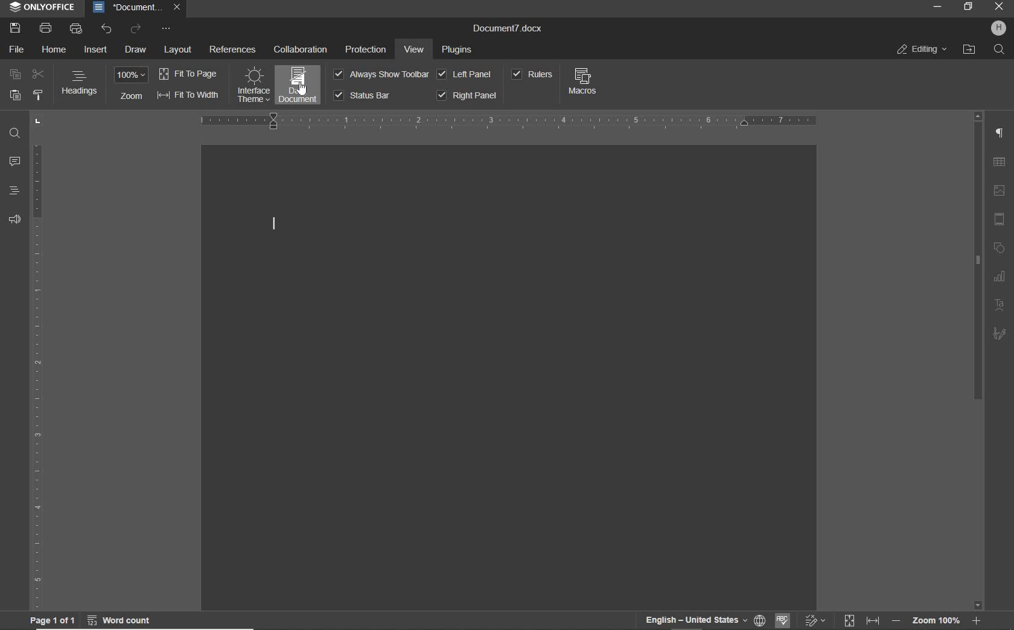 The image size is (1014, 630). I want to click on DOCUMENT NAME, so click(508, 28).